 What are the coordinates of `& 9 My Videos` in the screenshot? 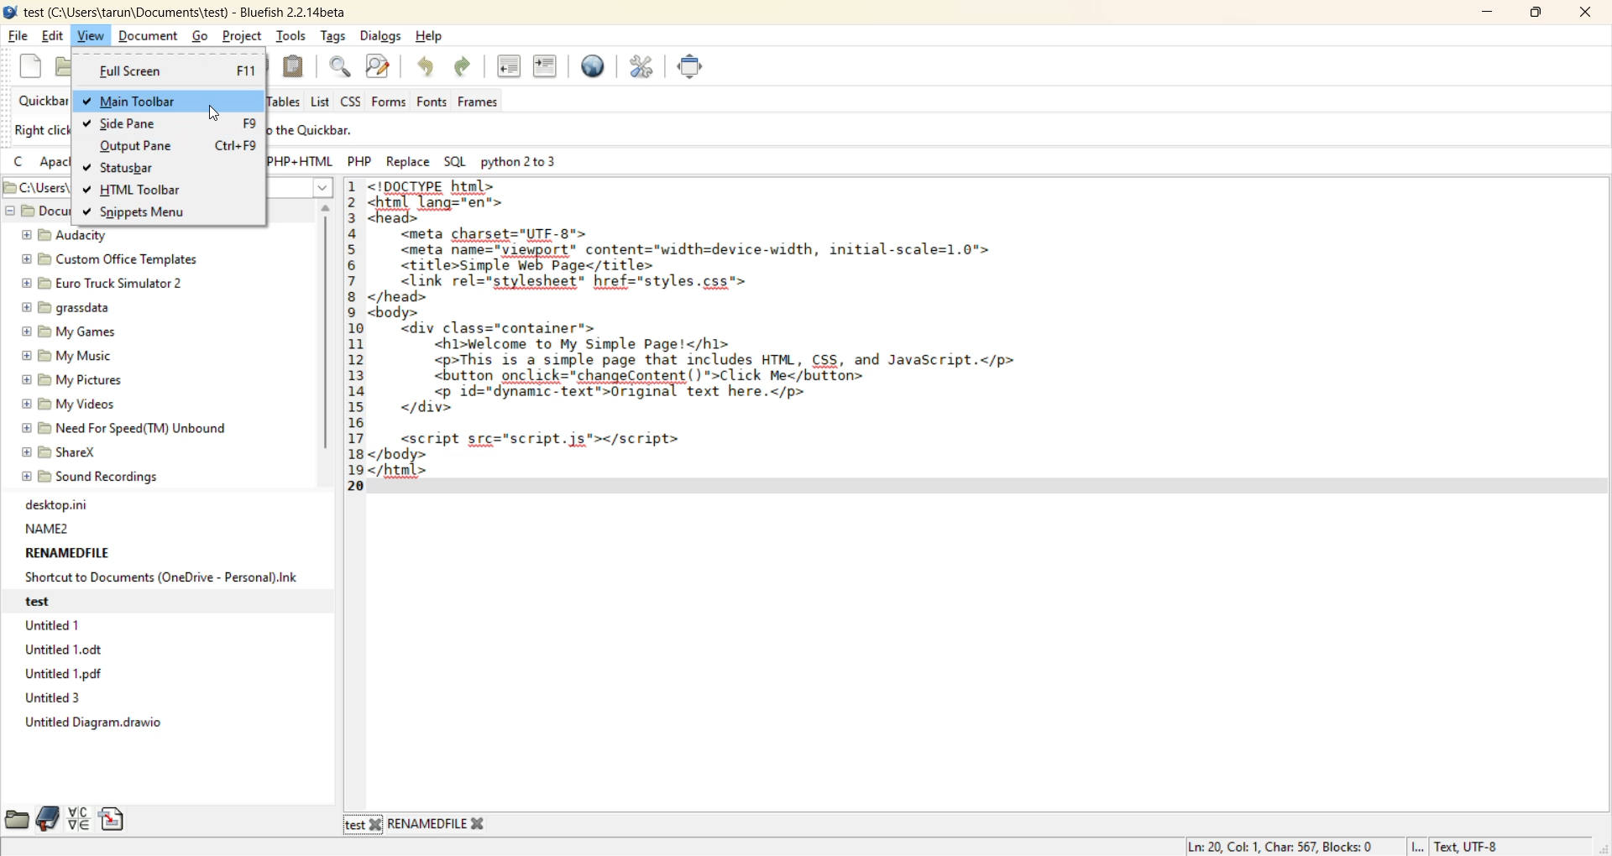 It's located at (66, 405).